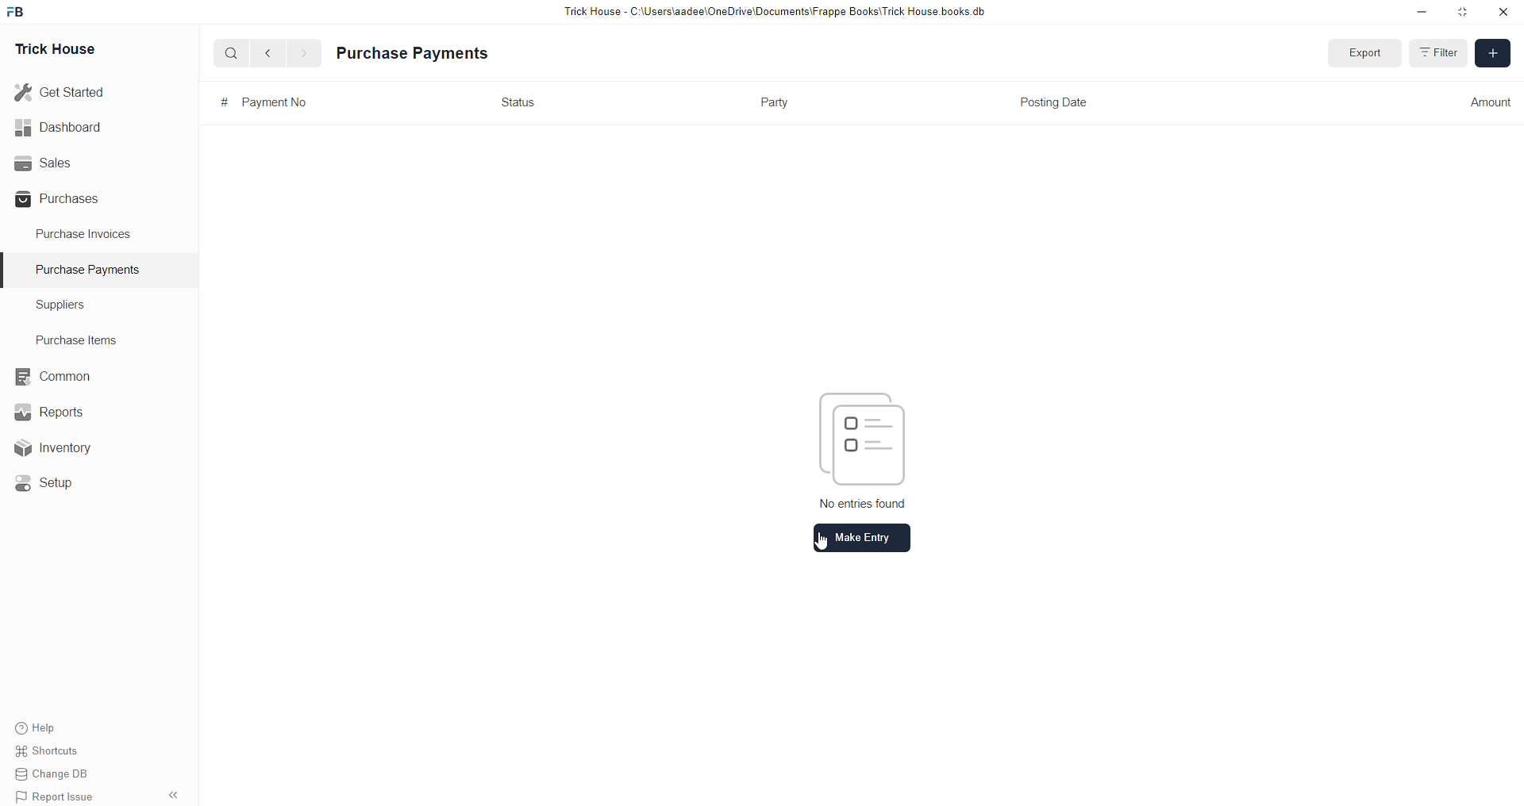 This screenshot has width=1524, height=806. I want to click on FB, so click(18, 10).